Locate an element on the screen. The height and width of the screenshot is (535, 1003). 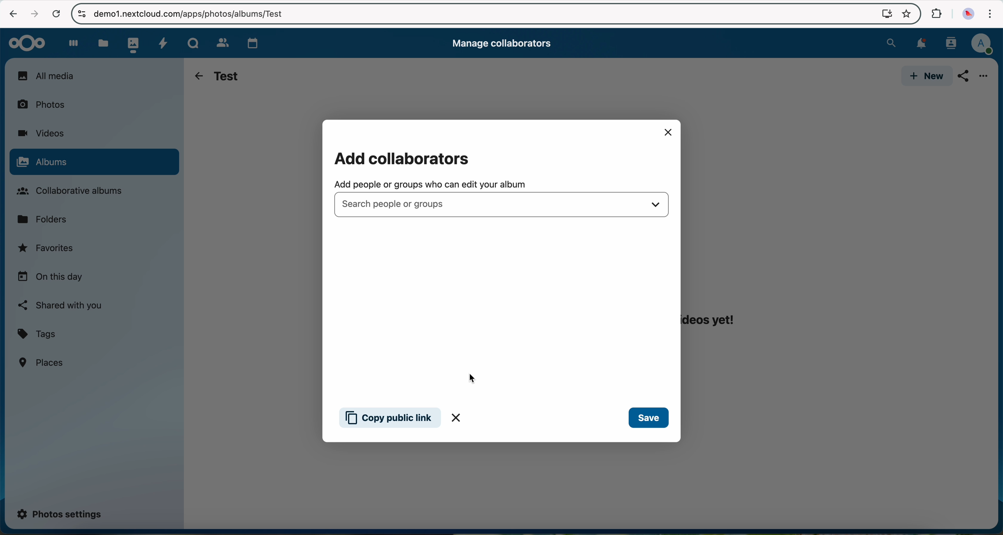
photos is located at coordinates (131, 43).